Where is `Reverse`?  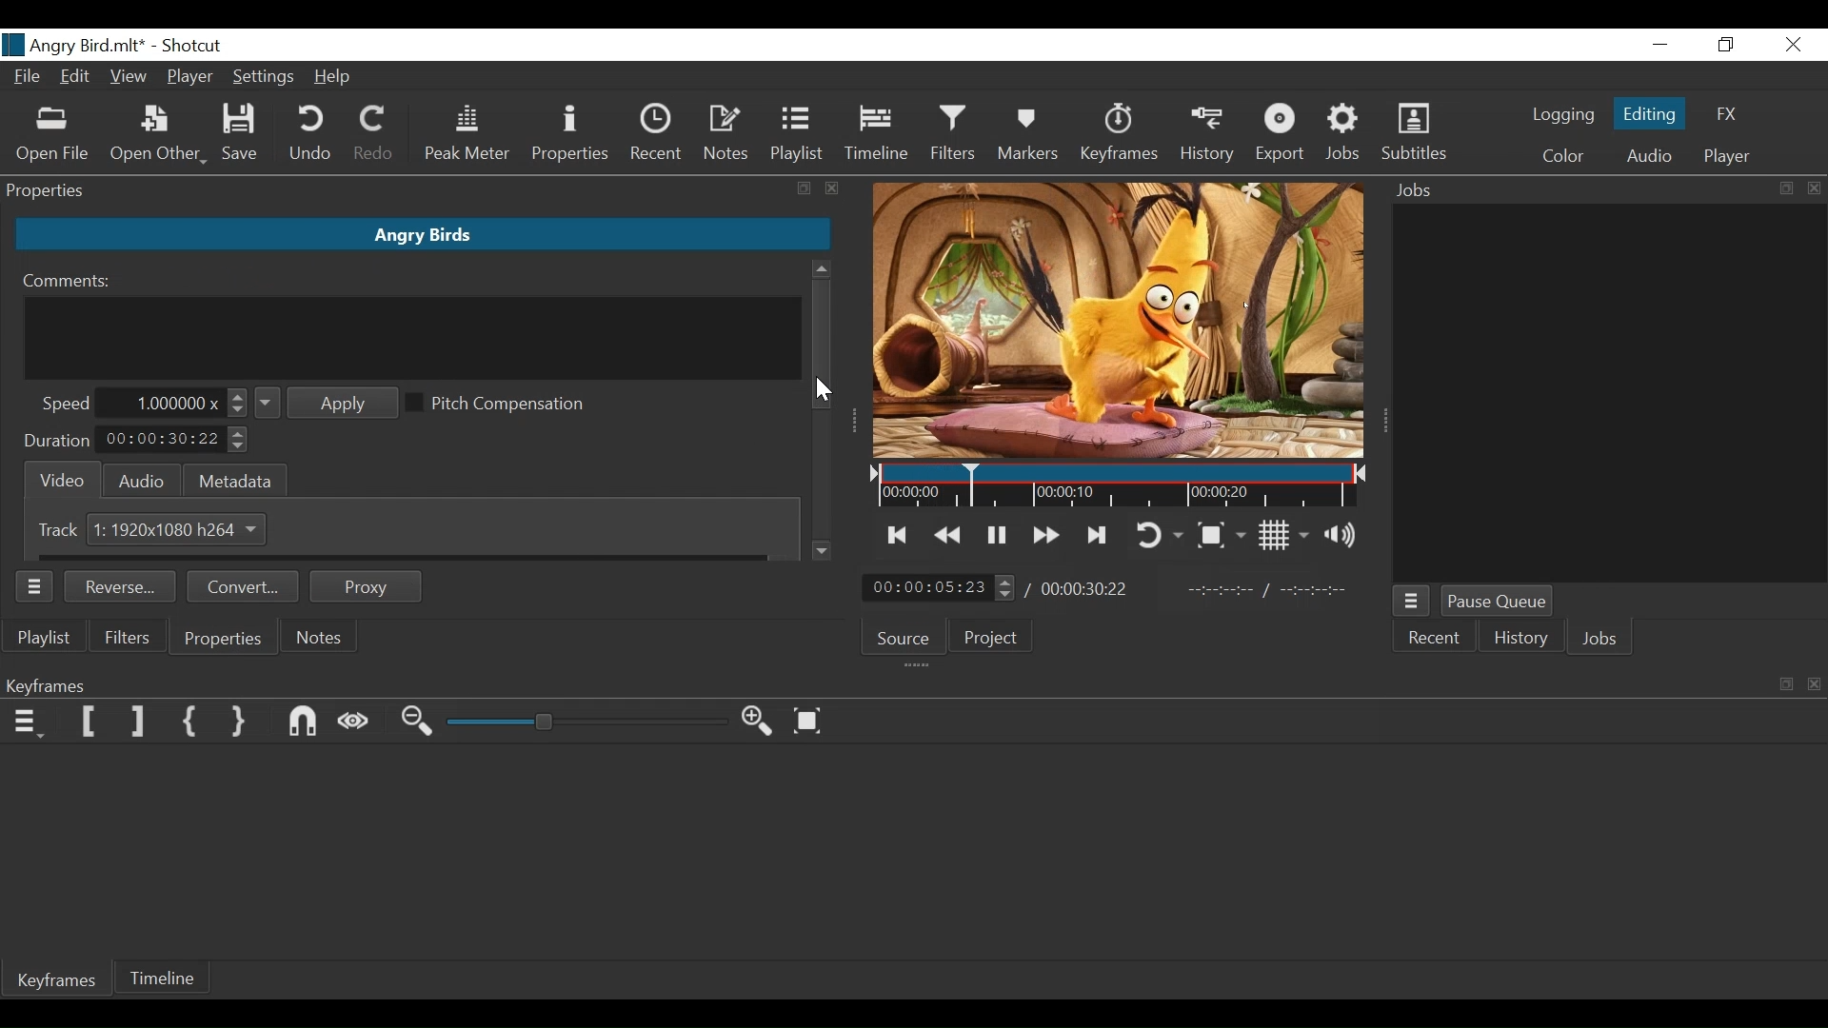 Reverse is located at coordinates (121, 584).